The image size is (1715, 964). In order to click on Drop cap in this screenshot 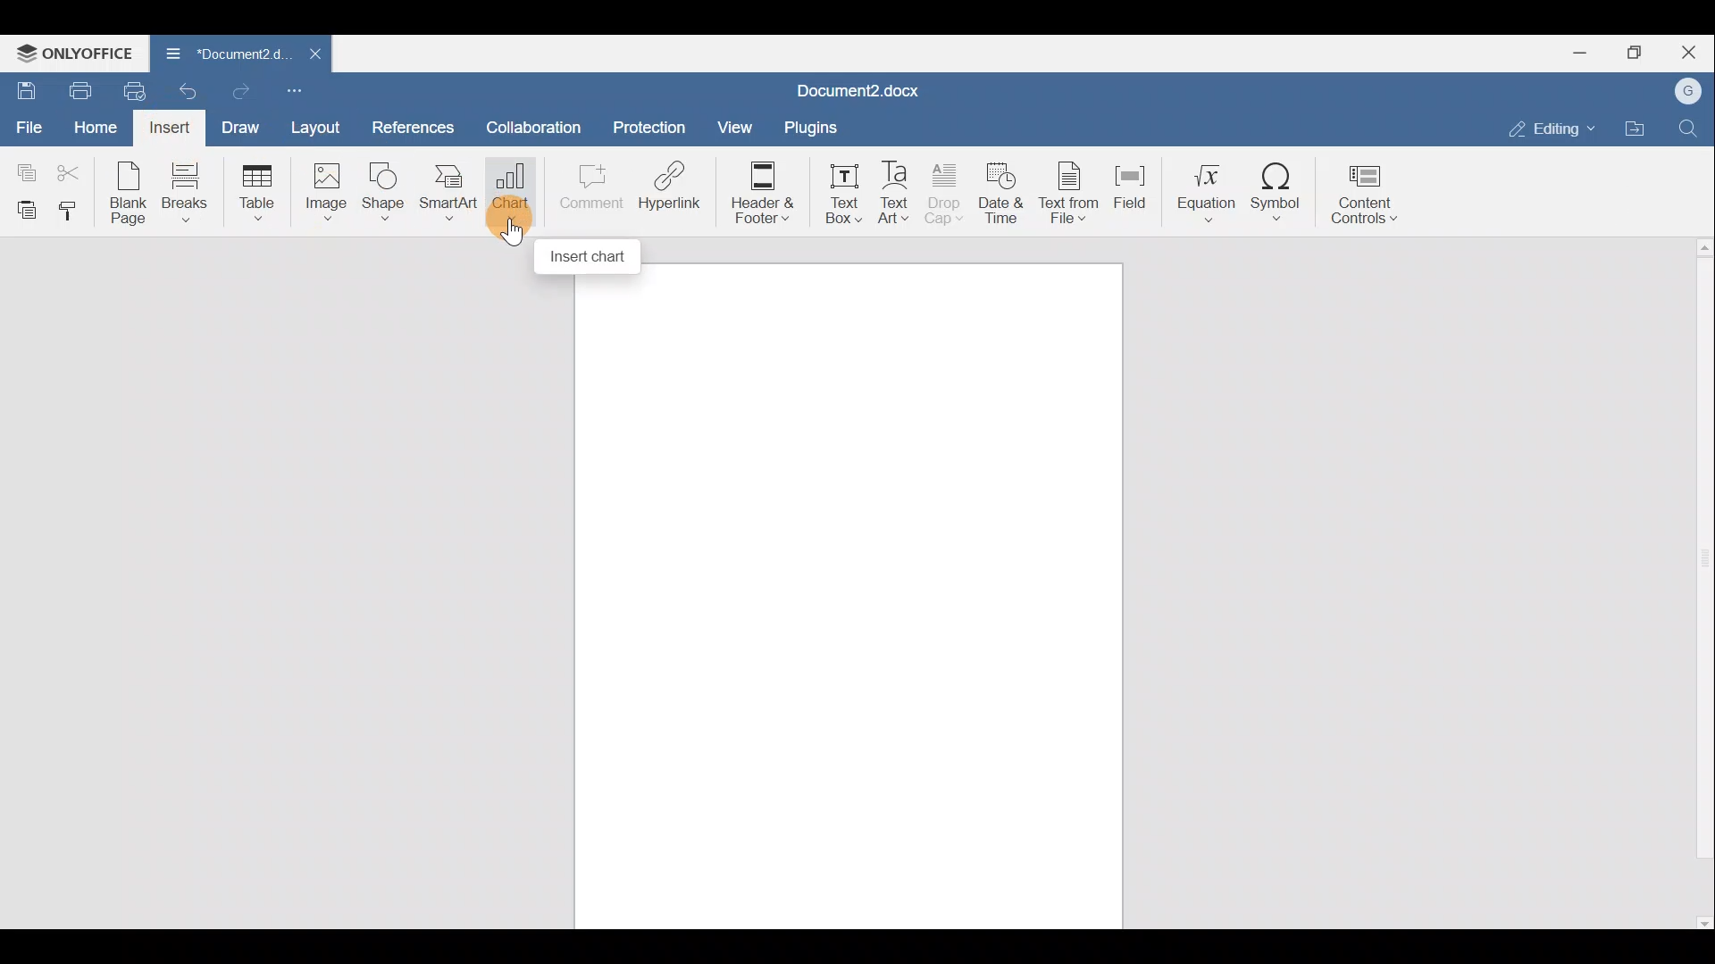, I will do `click(944, 190)`.